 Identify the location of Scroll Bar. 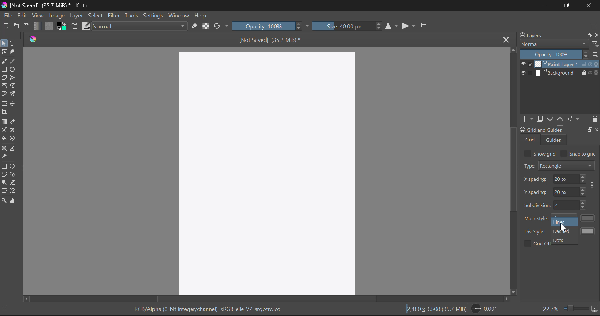
(267, 299).